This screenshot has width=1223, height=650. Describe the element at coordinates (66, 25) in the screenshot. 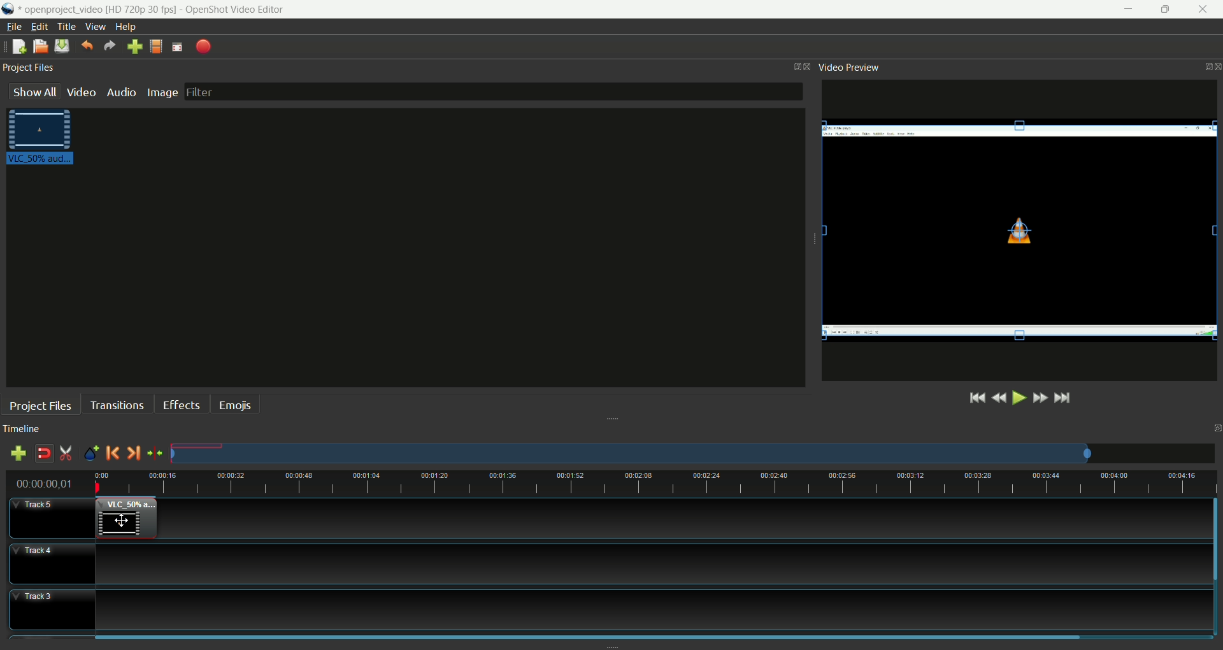

I see `title` at that location.